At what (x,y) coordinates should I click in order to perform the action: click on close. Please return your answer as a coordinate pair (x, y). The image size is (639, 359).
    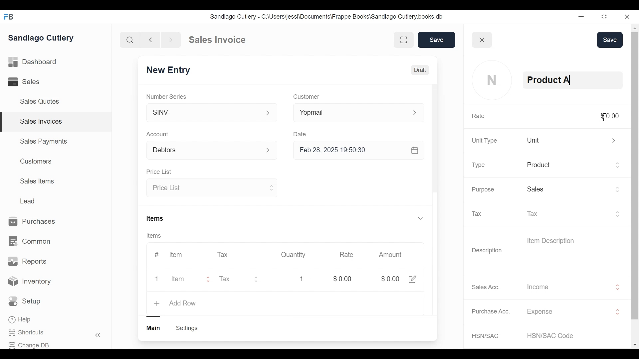
    Looking at the image, I should click on (628, 17).